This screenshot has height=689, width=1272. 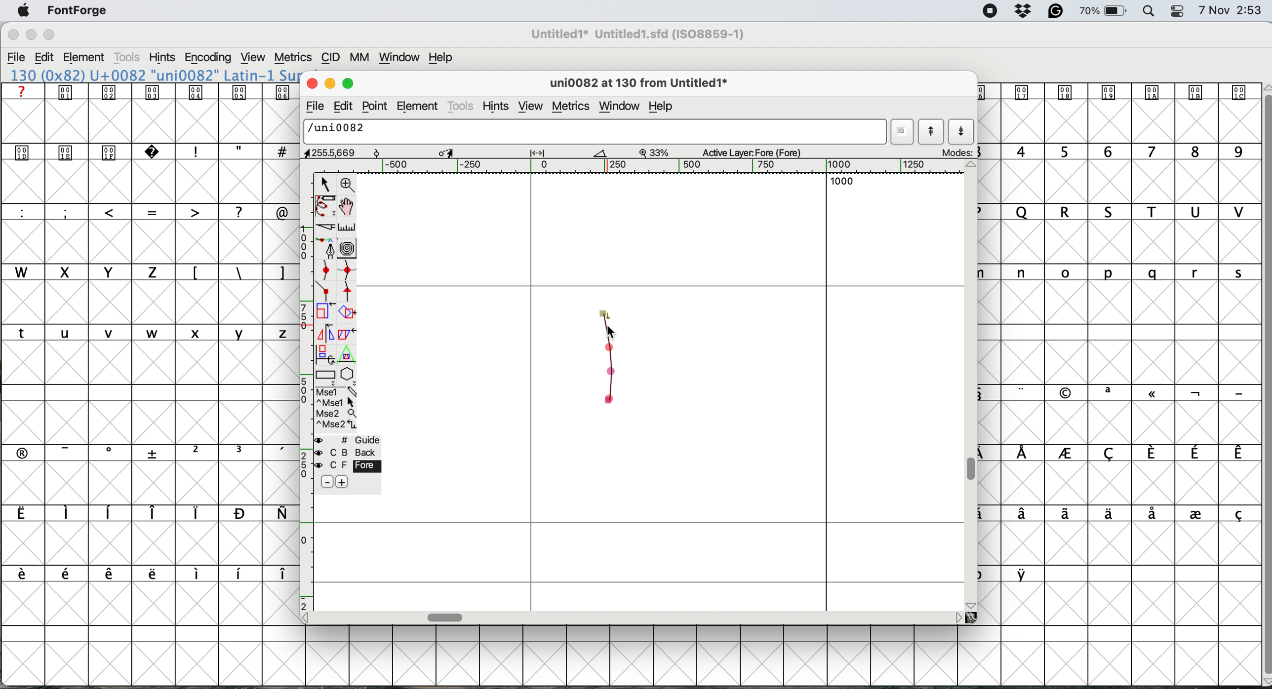 What do you see at coordinates (974, 468) in the screenshot?
I see `vertical scroll bar` at bounding box center [974, 468].